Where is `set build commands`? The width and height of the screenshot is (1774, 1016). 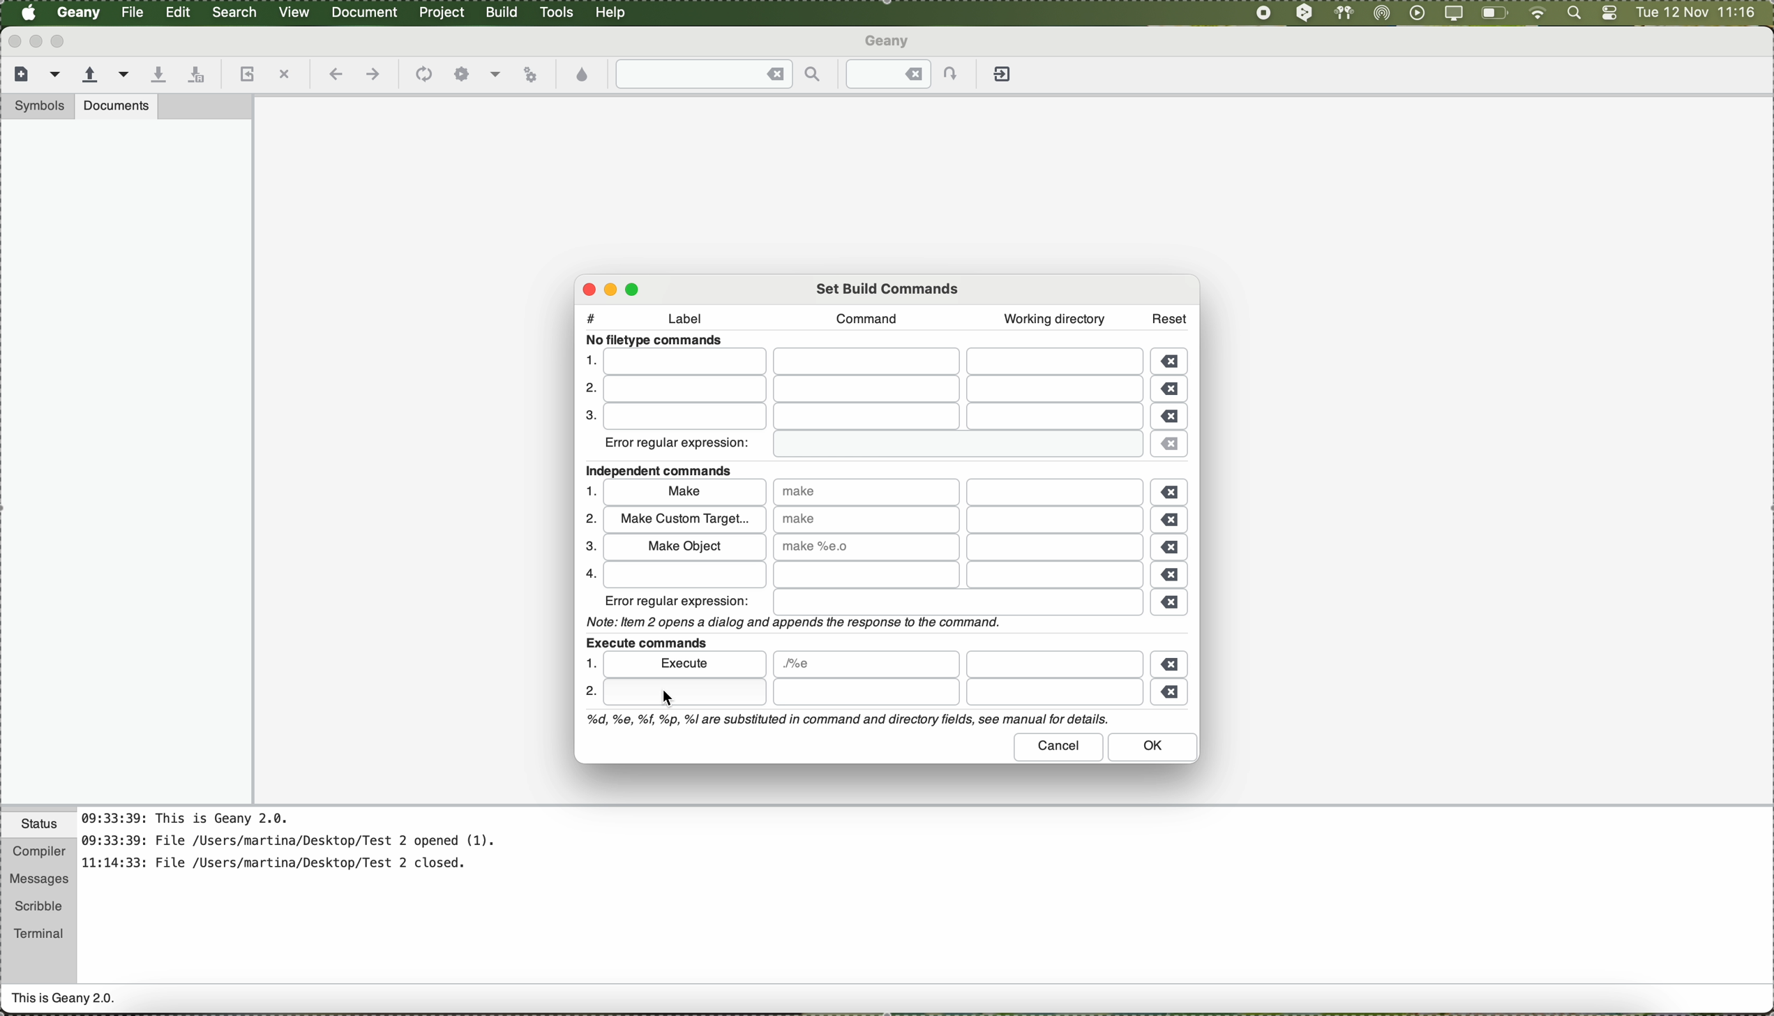 set build commands is located at coordinates (889, 287).